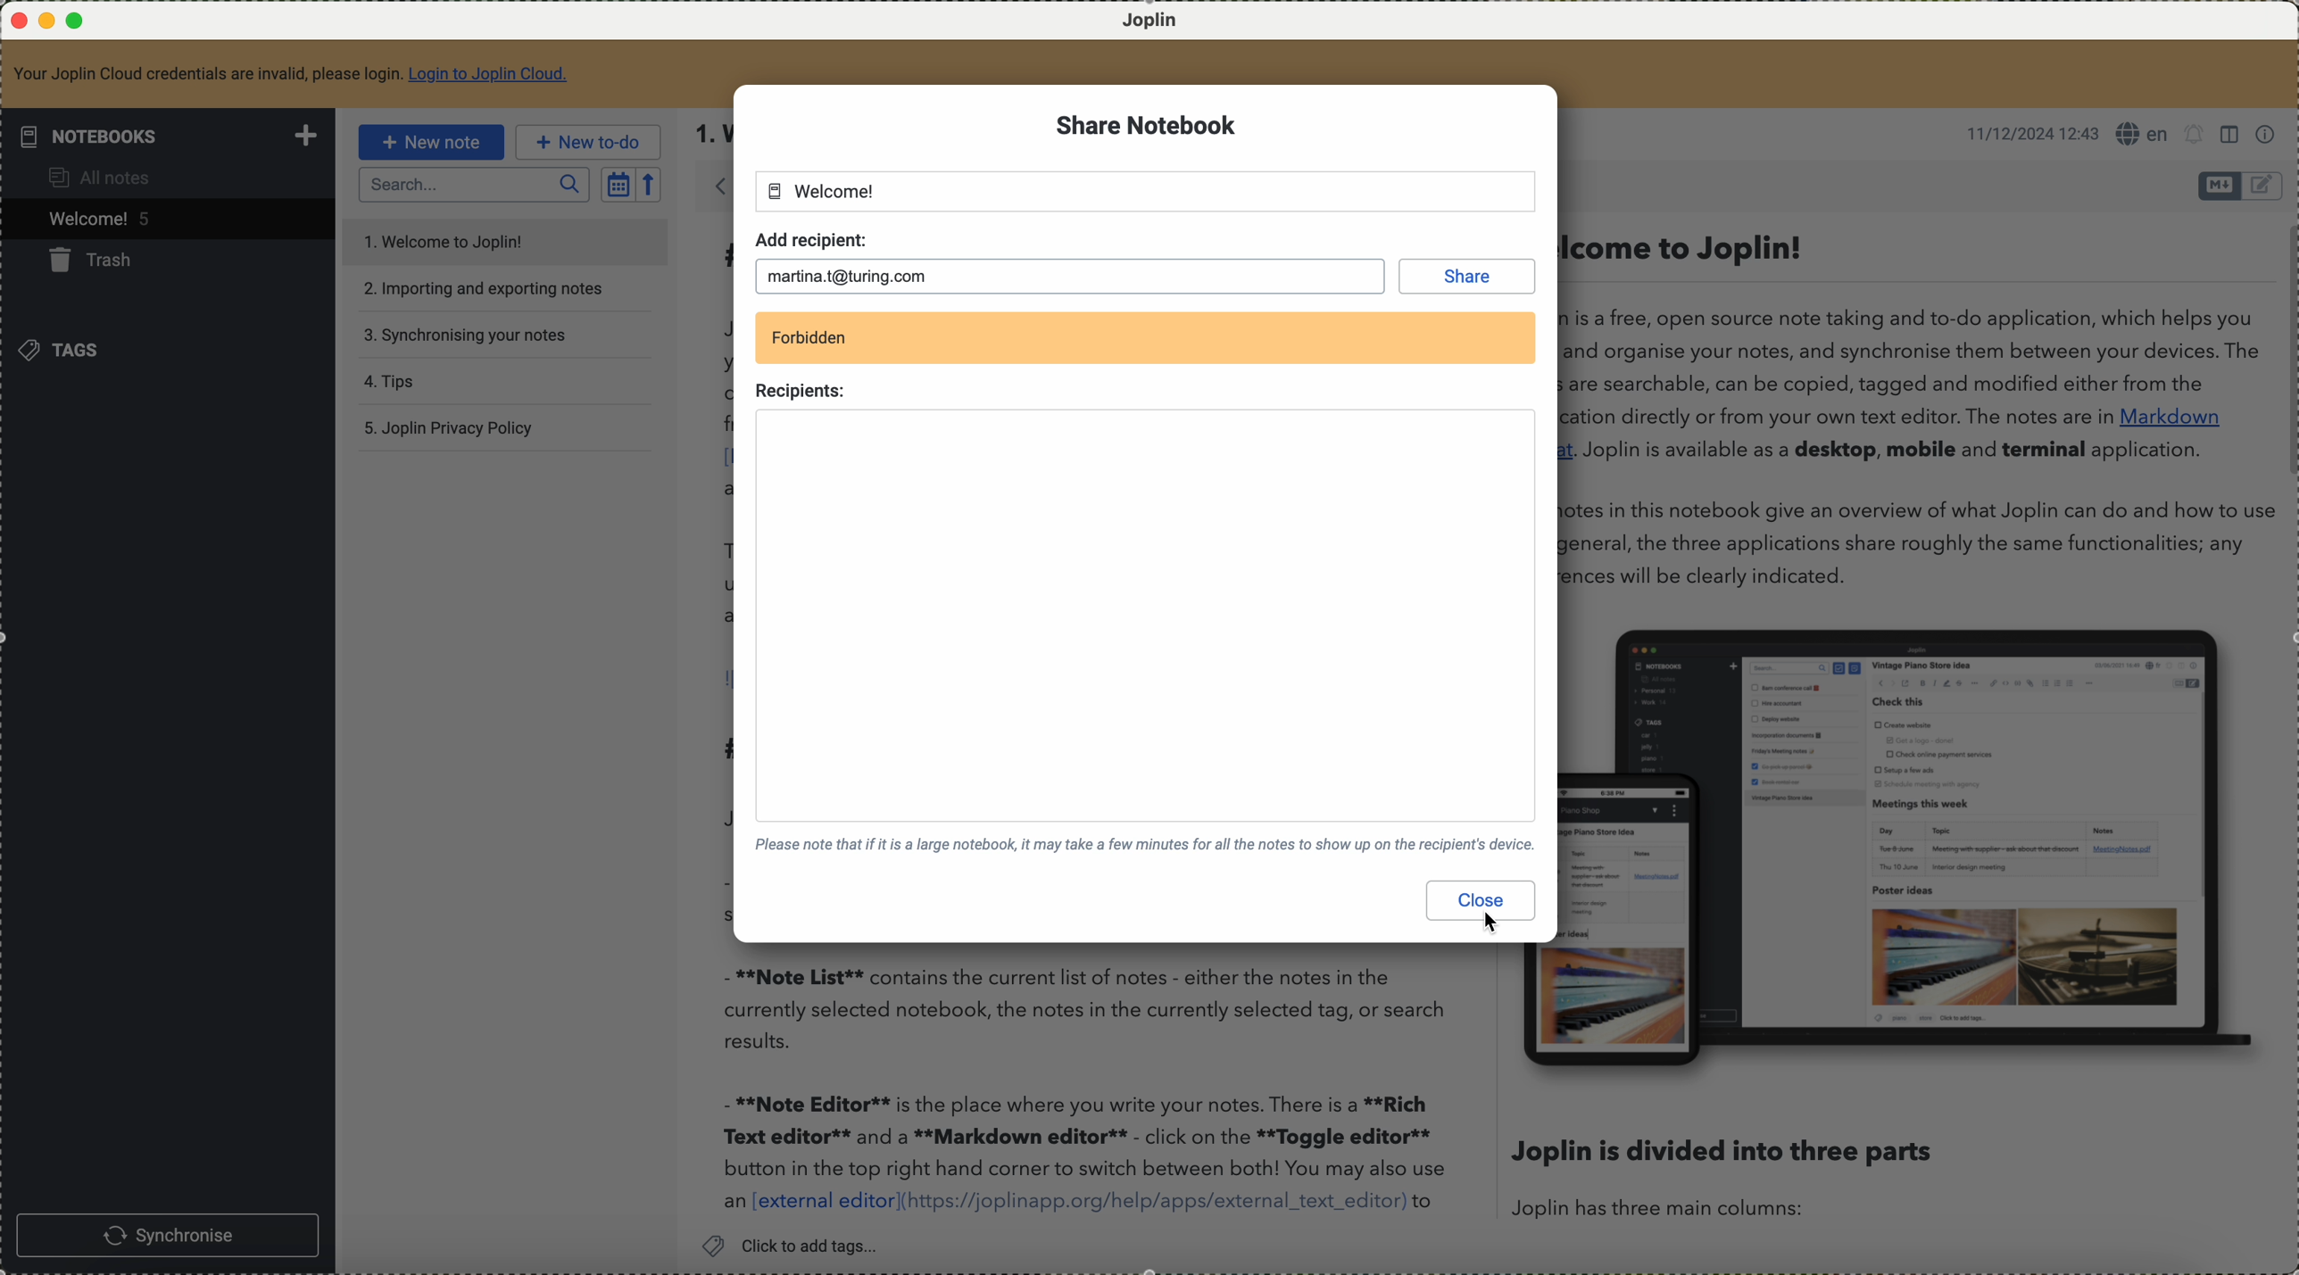 The image size is (2299, 1275). I want to click on all notes, so click(97, 180).